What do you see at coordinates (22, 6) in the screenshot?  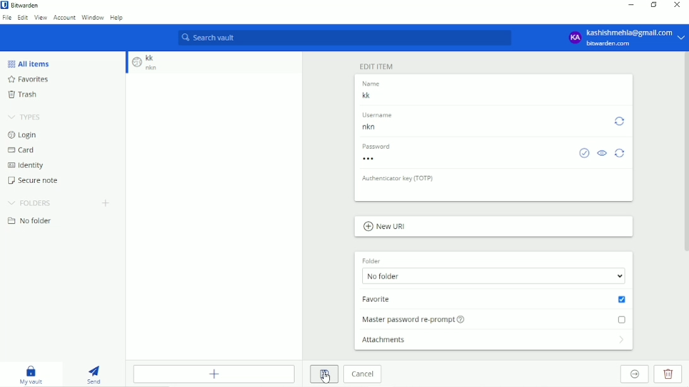 I see `Bitwarden` at bounding box center [22, 6].